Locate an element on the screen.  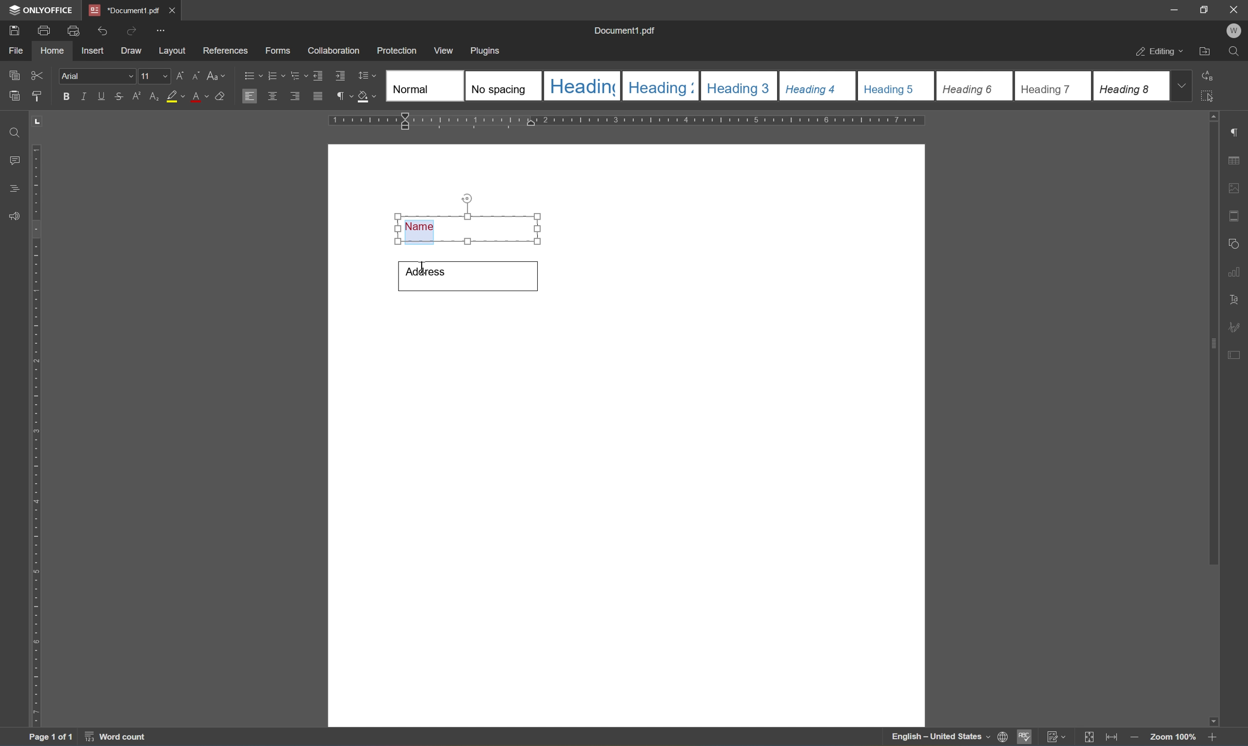
image settings is located at coordinates (1234, 187).